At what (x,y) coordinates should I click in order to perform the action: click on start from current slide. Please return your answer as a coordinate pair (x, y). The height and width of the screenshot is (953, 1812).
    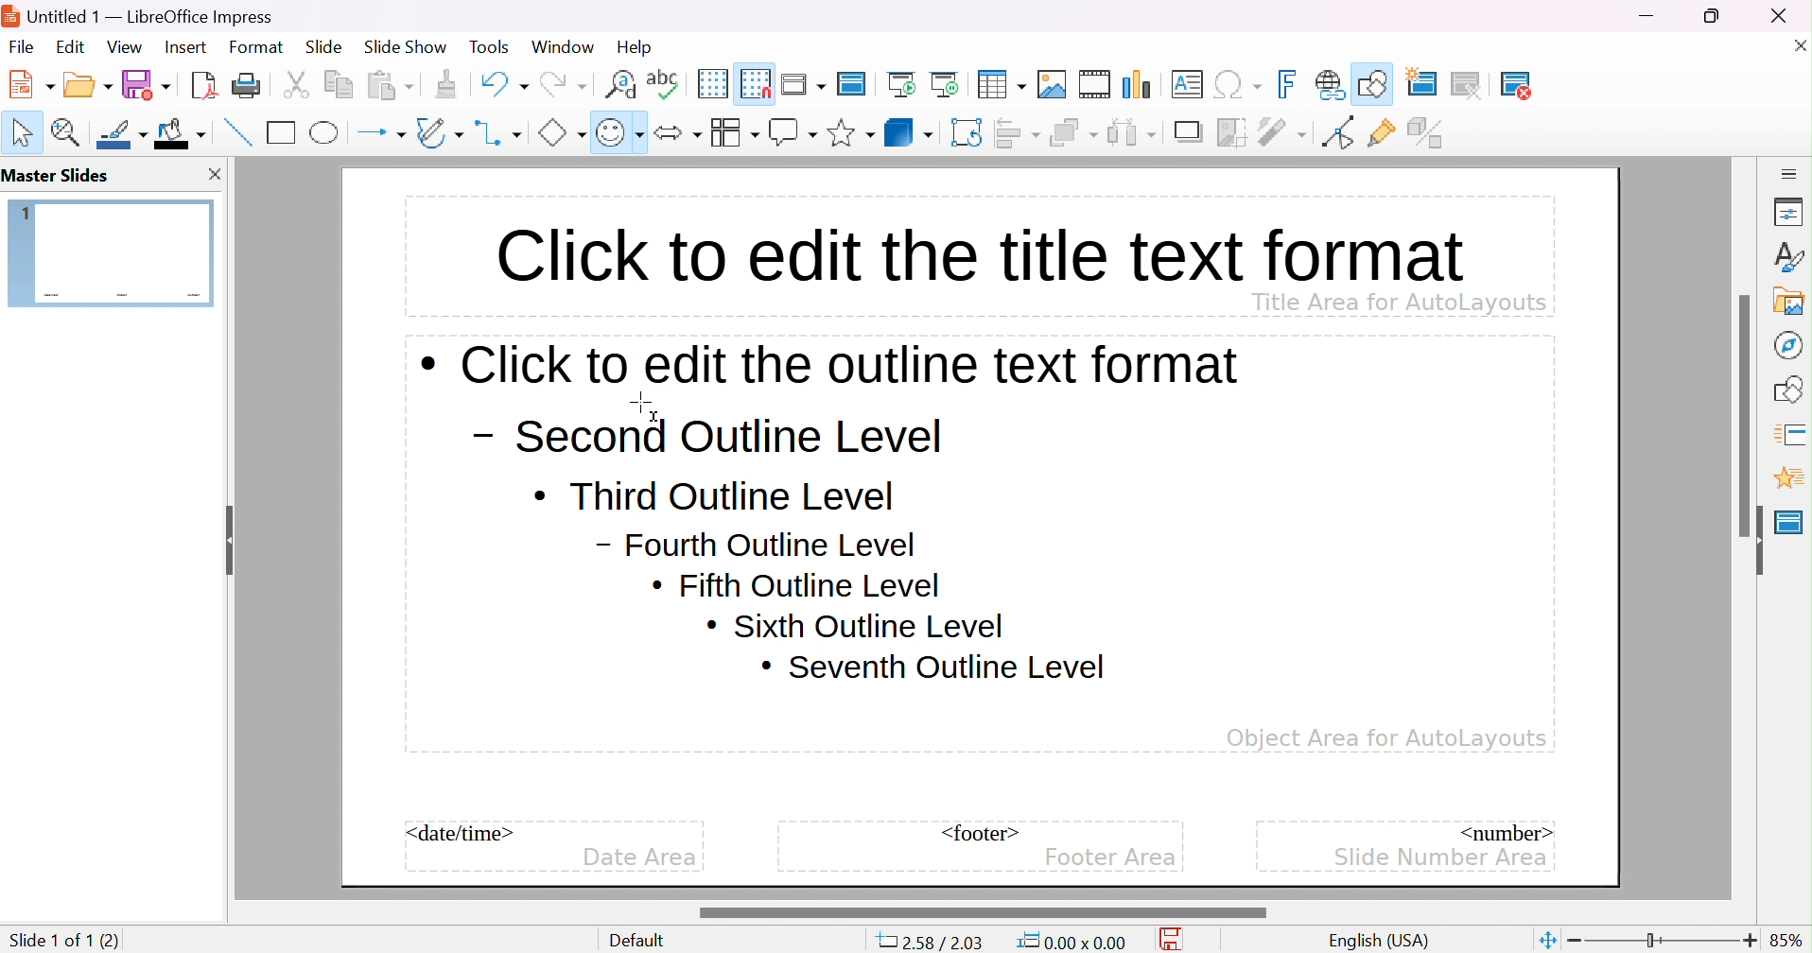
    Looking at the image, I should click on (950, 83).